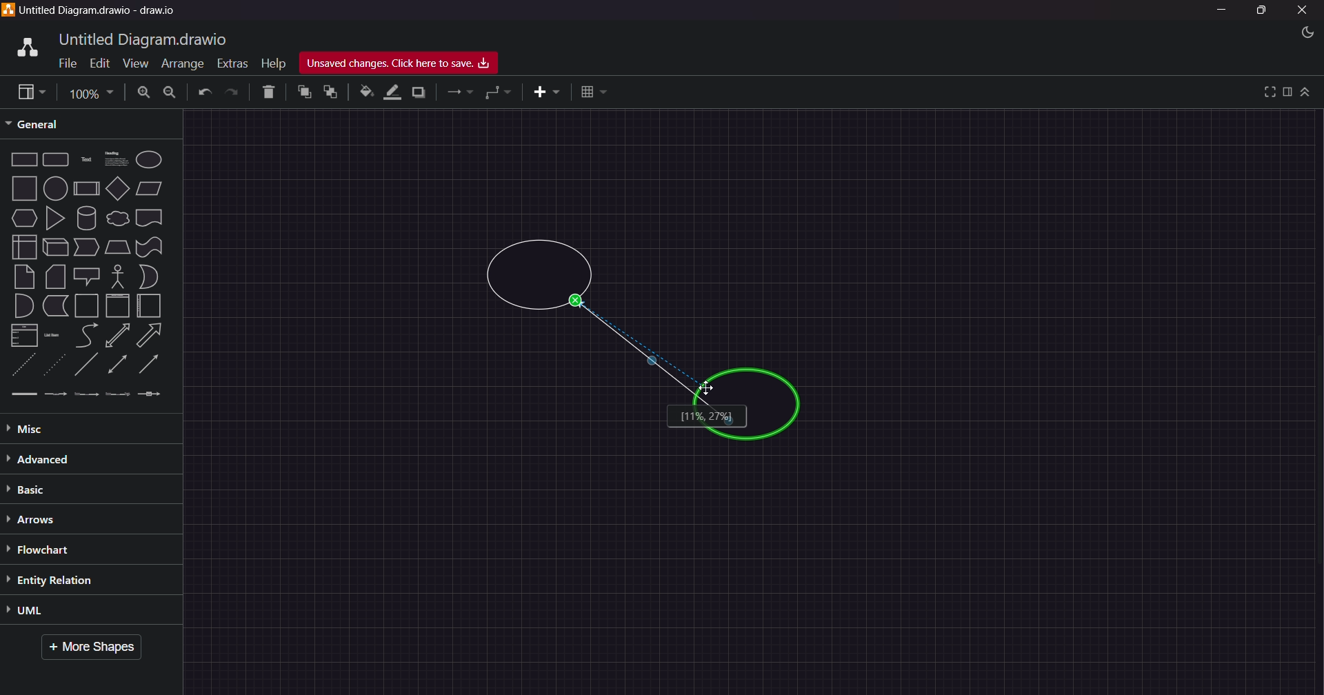  Describe the element at coordinates (130, 63) in the screenshot. I see `View` at that location.